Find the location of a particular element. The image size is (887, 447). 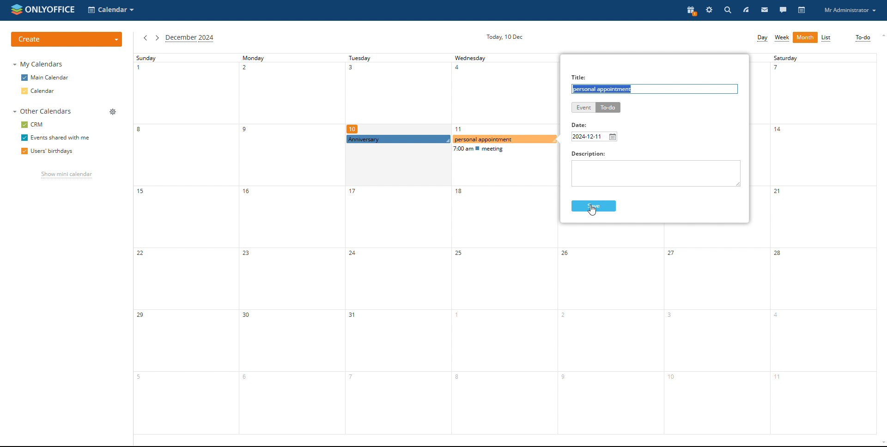

save is located at coordinates (594, 206).